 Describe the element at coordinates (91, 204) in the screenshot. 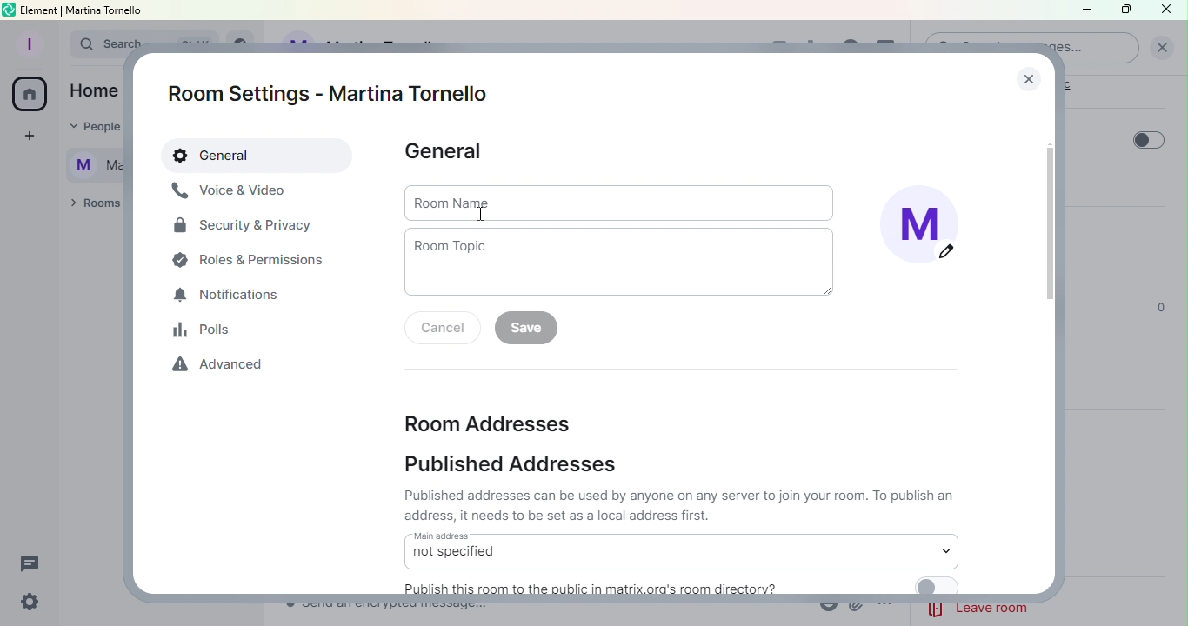

I see `Rooms` at that location.